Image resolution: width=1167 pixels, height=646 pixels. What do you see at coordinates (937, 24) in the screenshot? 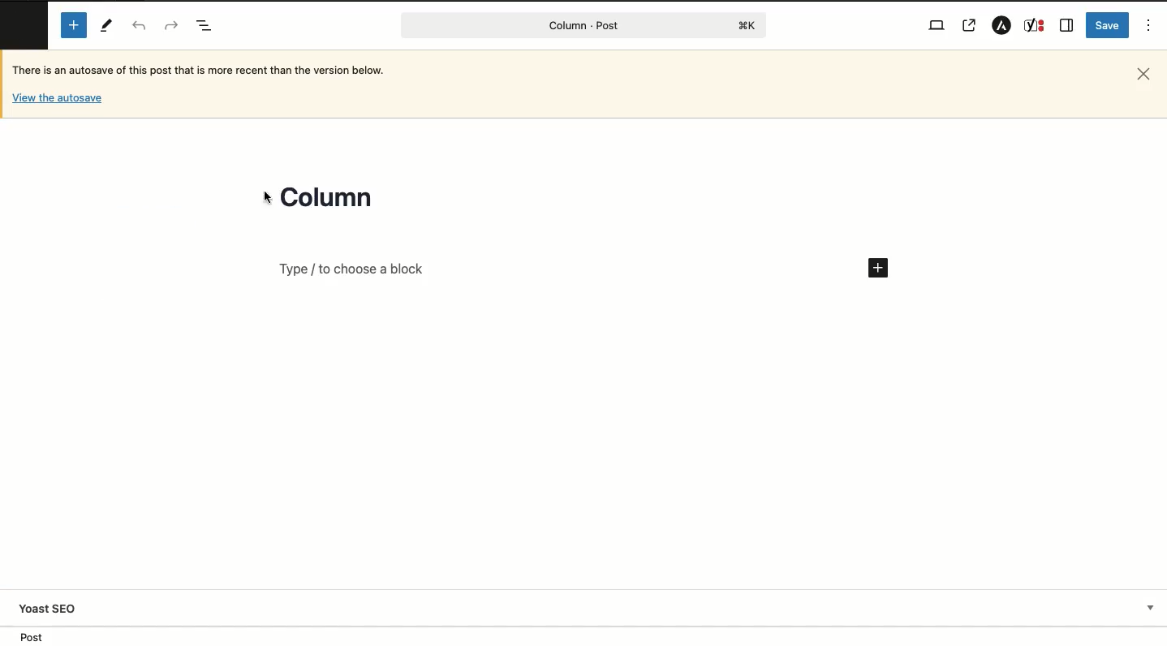
I see `View` at bounding box center [937, 24].